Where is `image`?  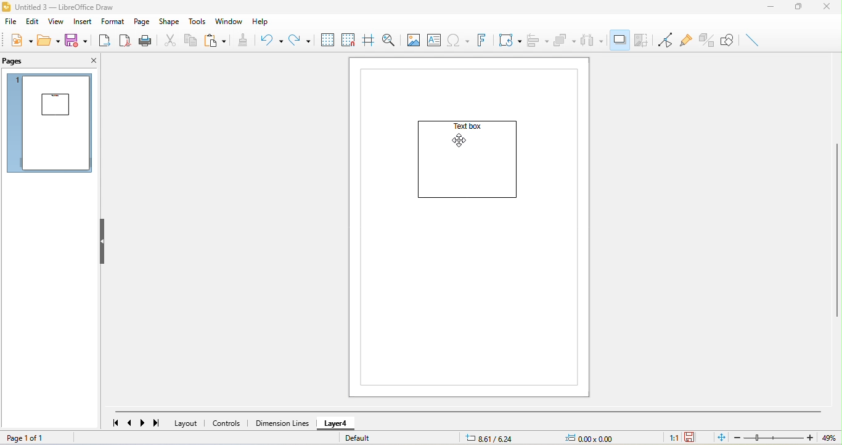
image is located at coordinates (412, 39).